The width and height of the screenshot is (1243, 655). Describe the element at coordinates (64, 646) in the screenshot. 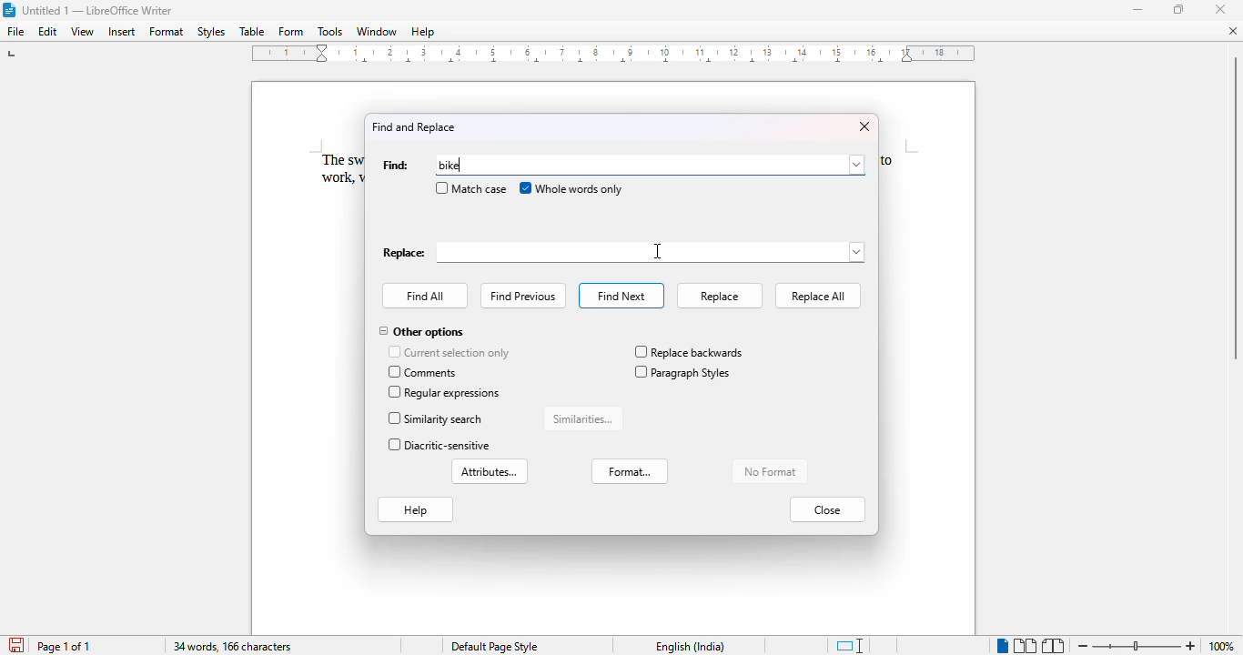

I see `page 1 of 1` at that location.